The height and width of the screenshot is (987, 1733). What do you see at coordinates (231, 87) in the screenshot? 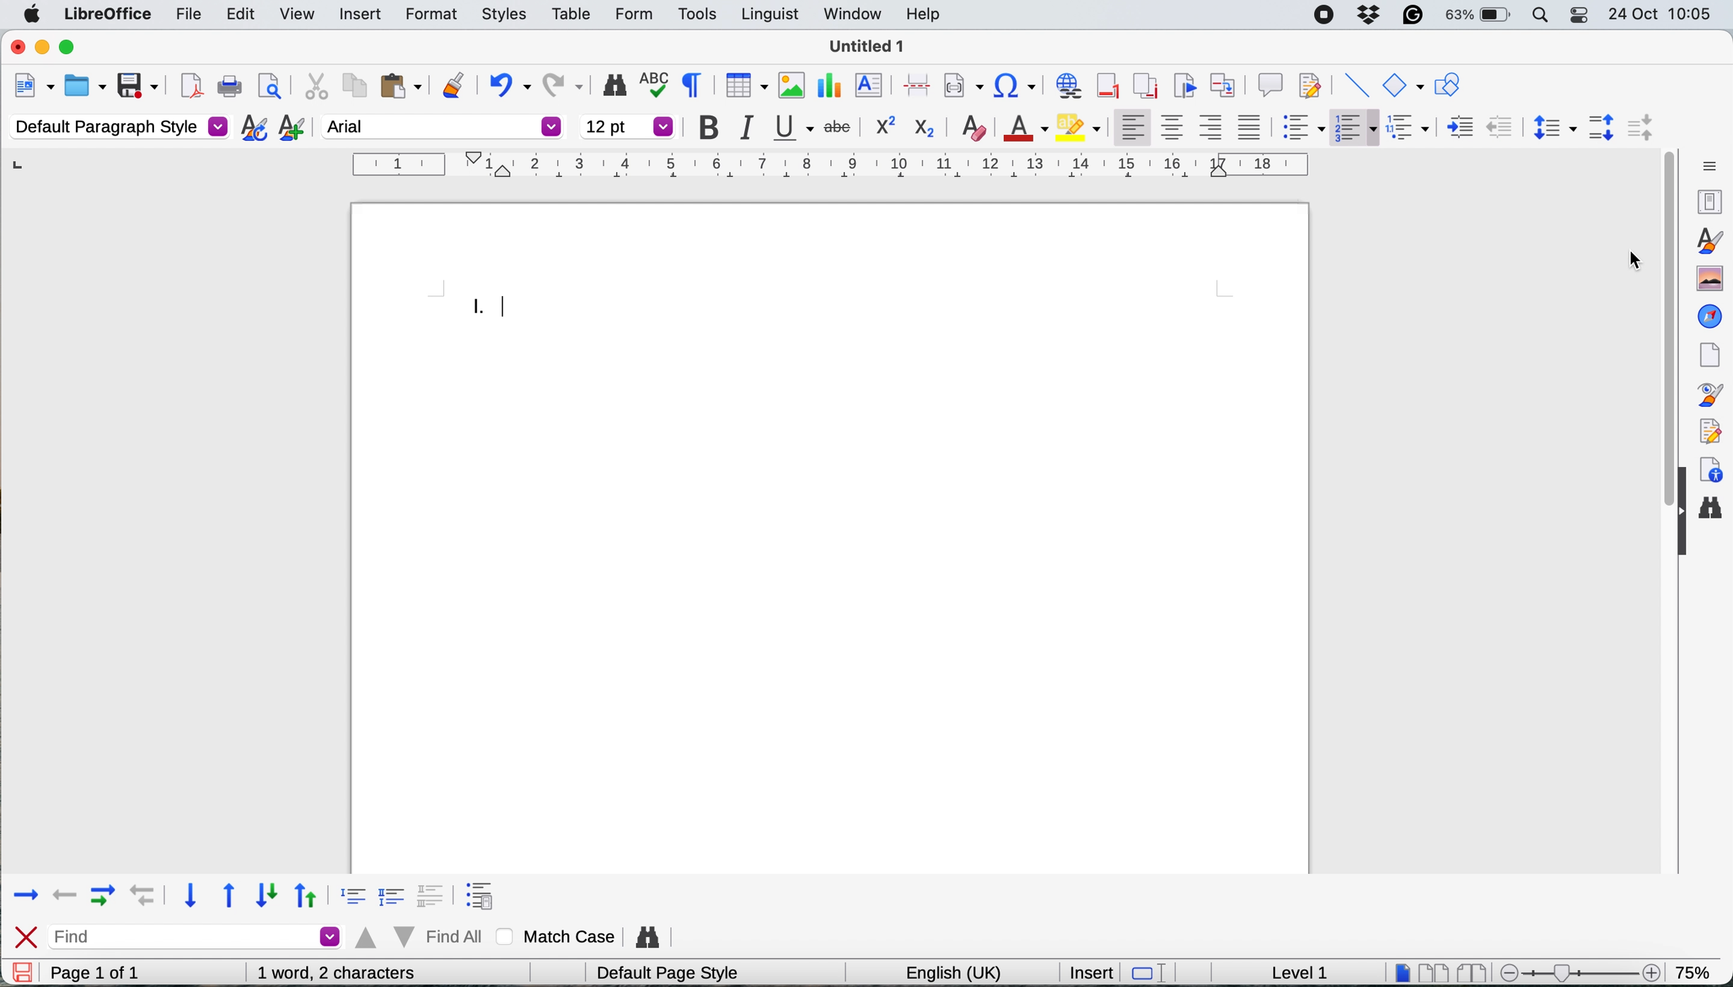
I see `print` at bounding box center [231, 87].